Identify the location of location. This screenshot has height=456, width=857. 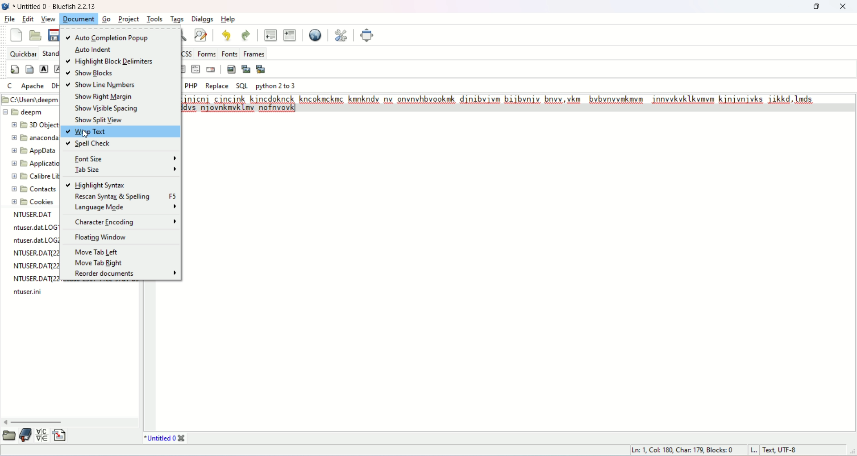
(31, 100).